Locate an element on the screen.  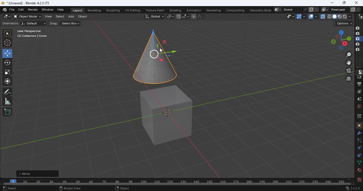
The active workspace view layer showing in the window is located at coordinates (325, 10).